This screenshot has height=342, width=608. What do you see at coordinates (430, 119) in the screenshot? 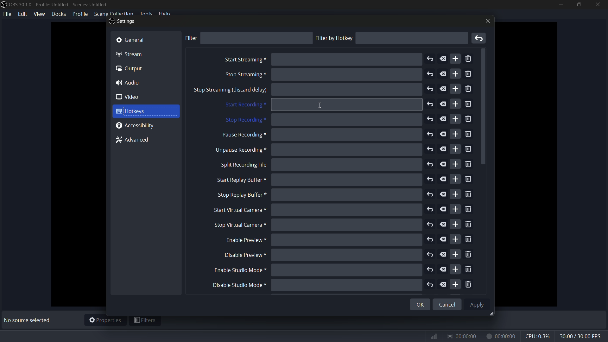
I see `undo` at bounding box center [430, 119].